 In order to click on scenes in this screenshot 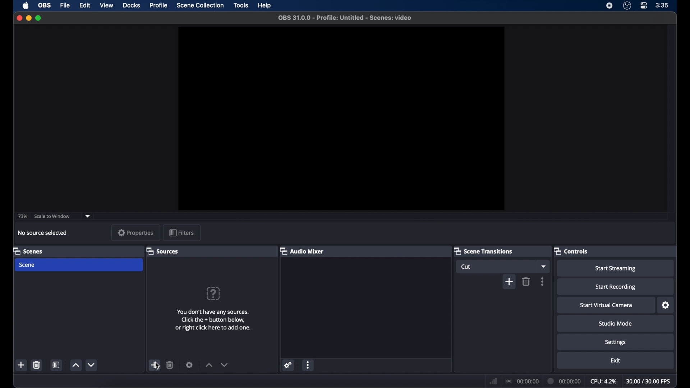, I will do `click(28, 251)`.